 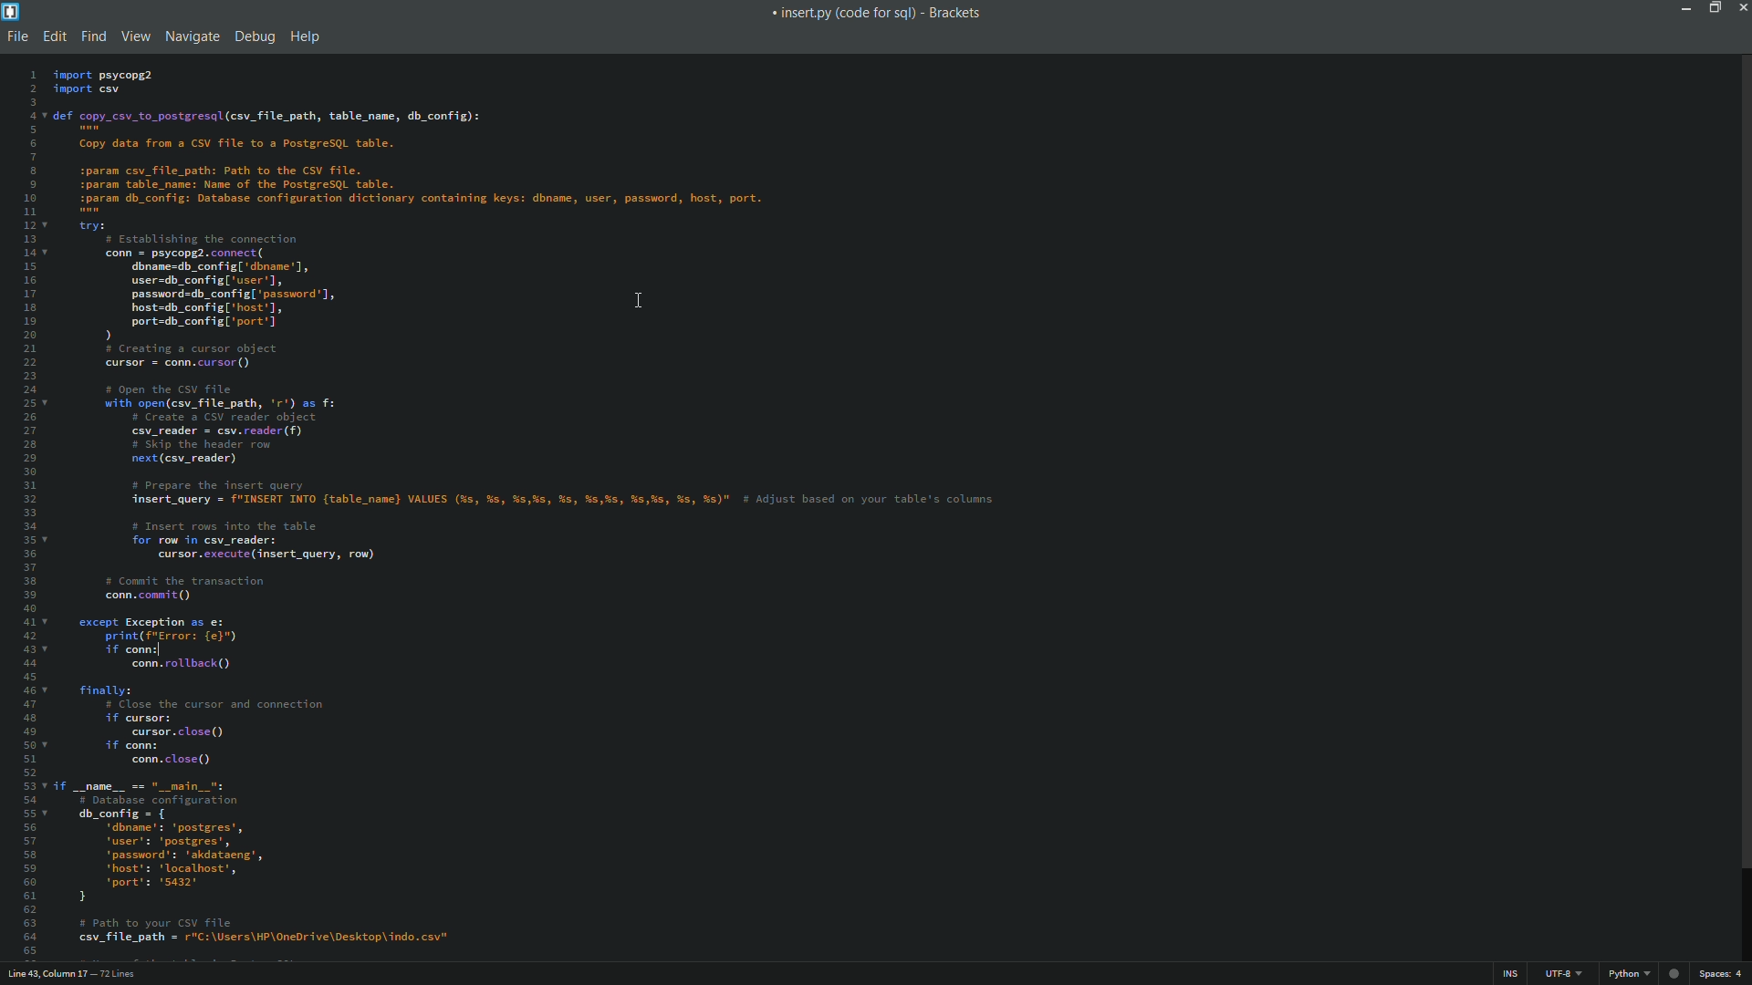 I want to click on maximize, so click(x=1711, y=7).